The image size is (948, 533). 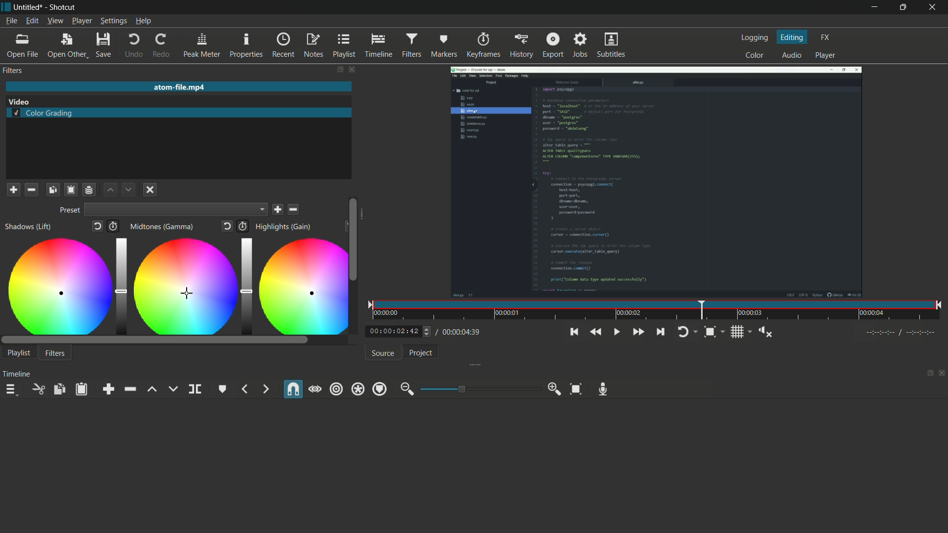 I want to click on Video, so click(x=24, y=101).